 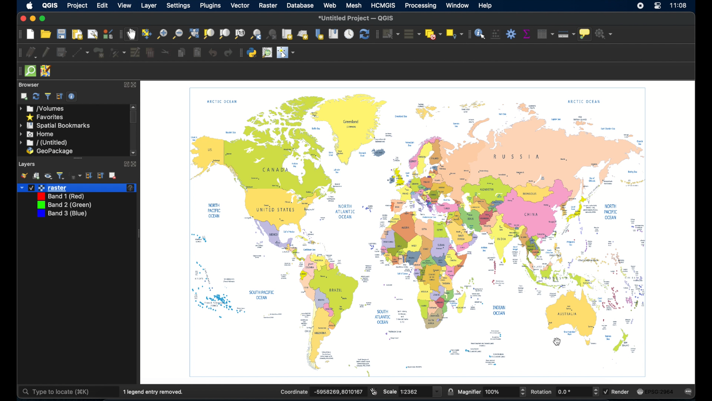 I want to click on new map view, so click(x=288, y=34).